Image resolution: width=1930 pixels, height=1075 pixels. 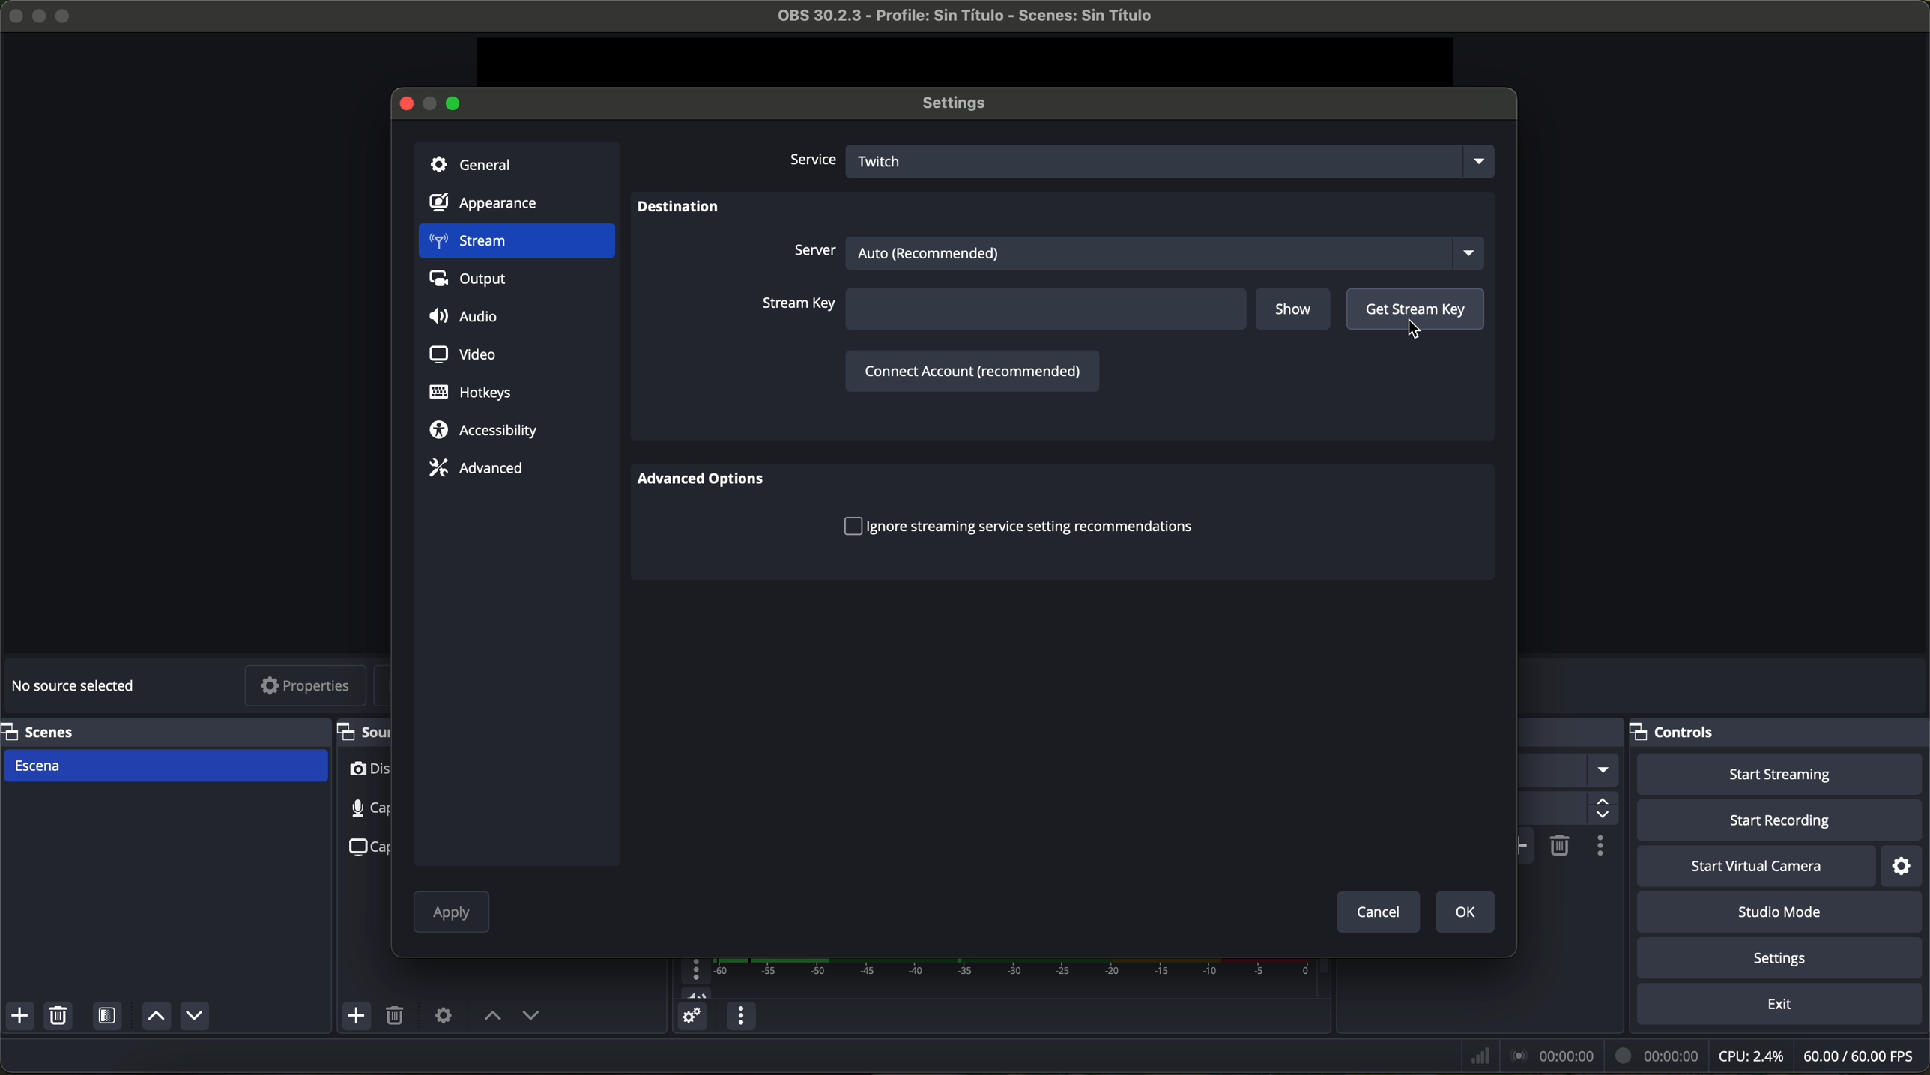 What do you see at coordinates (710, 481) in the screenshot?
I see `advanced options` at bounding box center [710, 481].